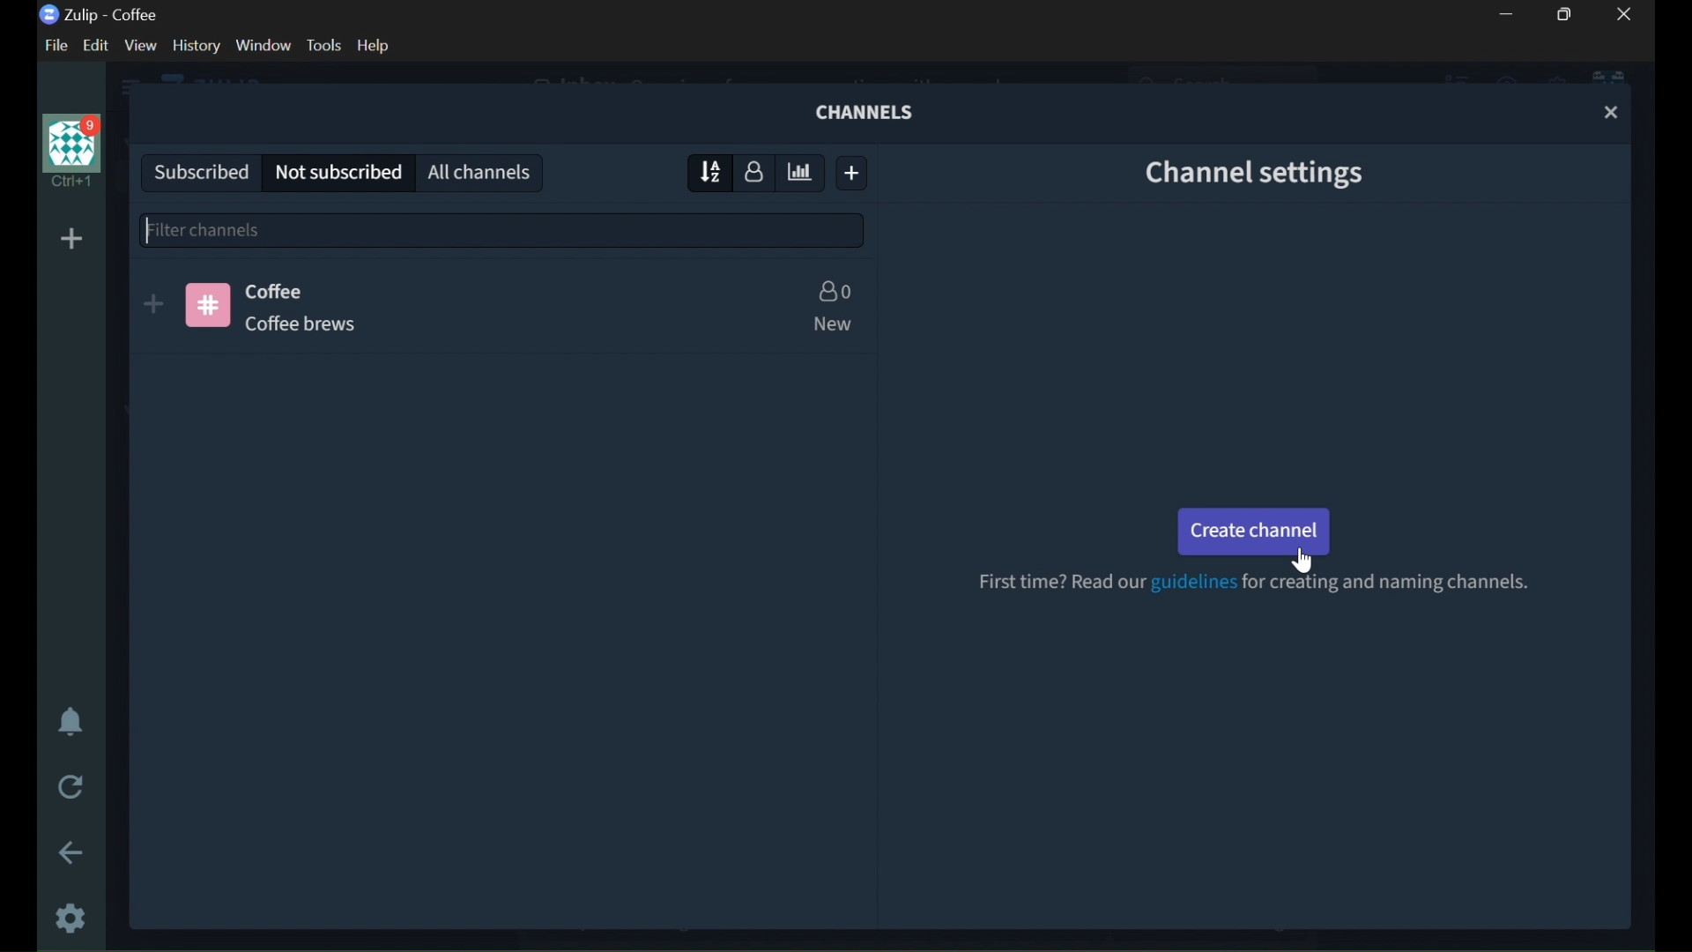  I want to click on ENABLE DO NOT DISTURBE, so click(70, 724).